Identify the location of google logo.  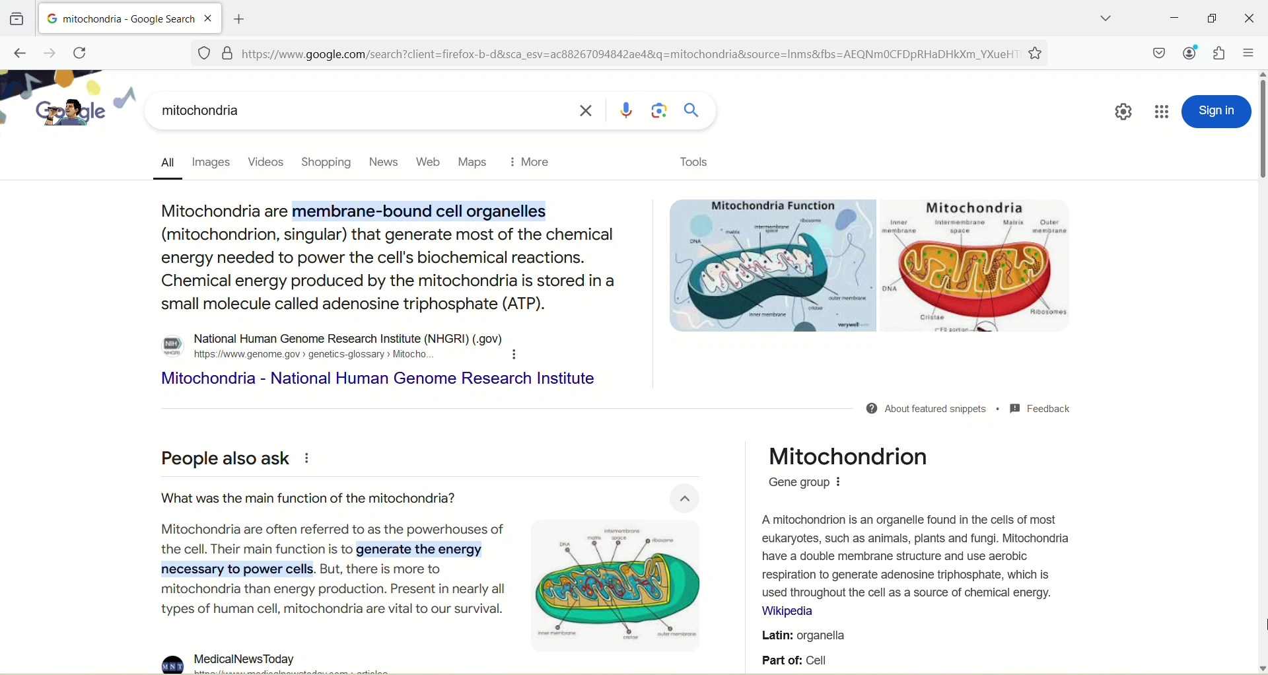
(69, 100).